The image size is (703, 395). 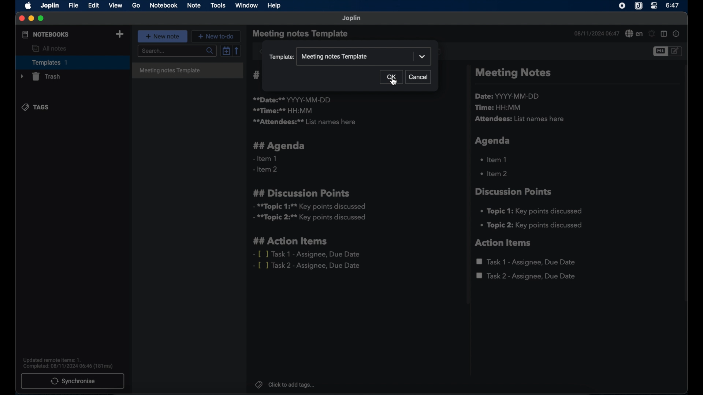 What do you see at coordinates (664, 34) in the screenshot?
I see `toggle editor layout` at bounding box center [664, 34].